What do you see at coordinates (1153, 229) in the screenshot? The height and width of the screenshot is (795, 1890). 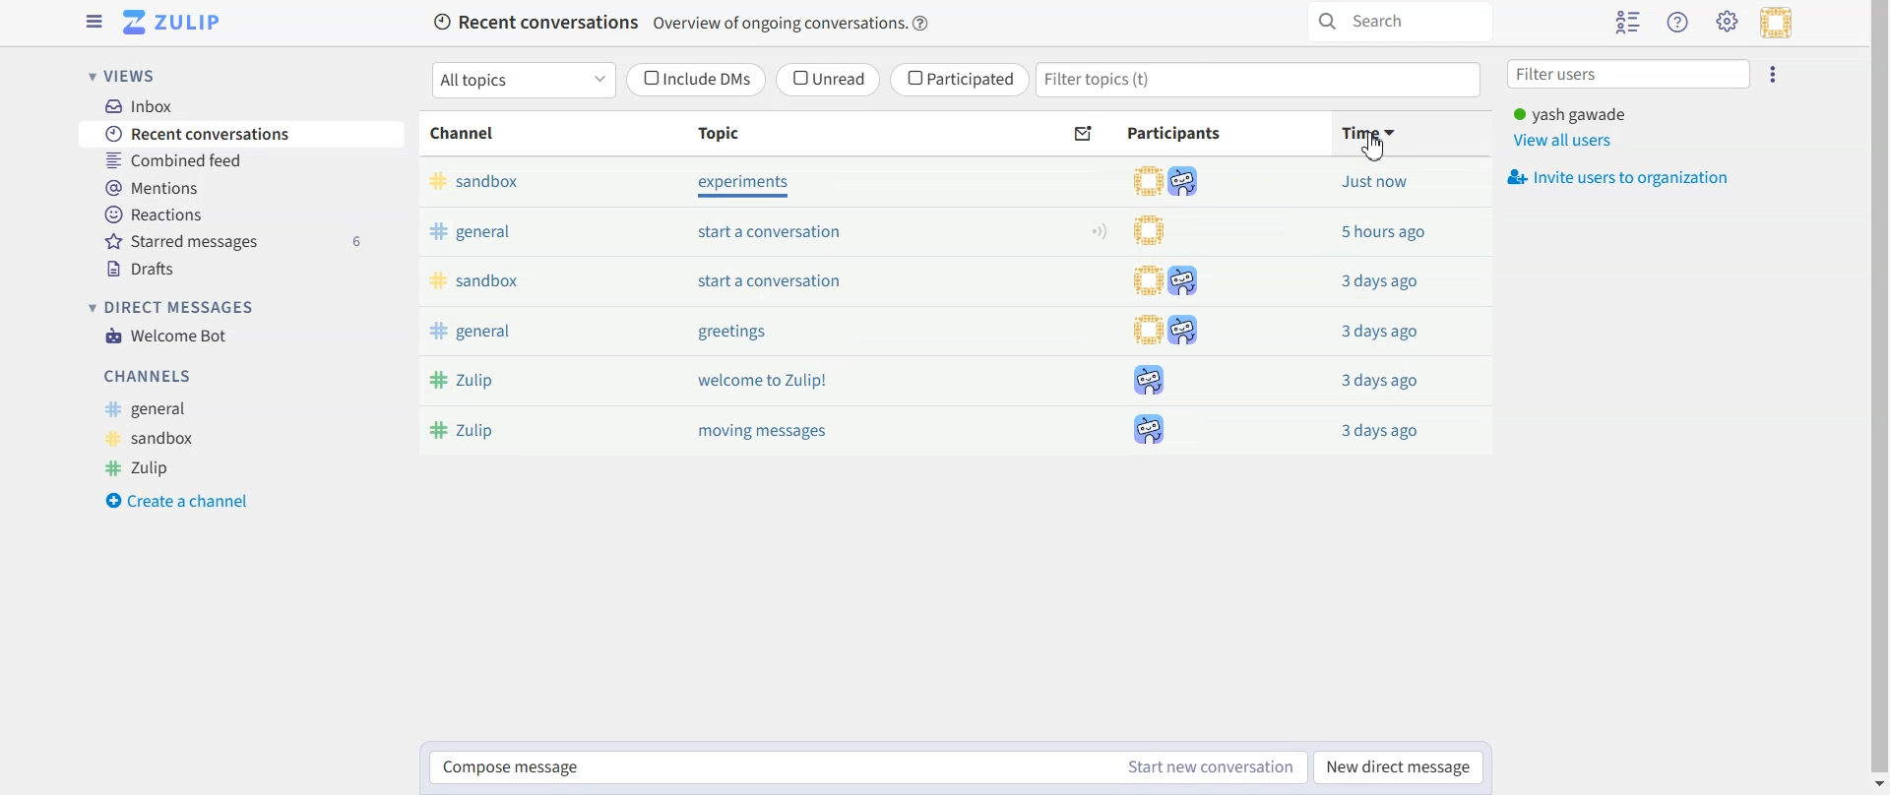 I see `participants` at bounding box center [1153, 229].